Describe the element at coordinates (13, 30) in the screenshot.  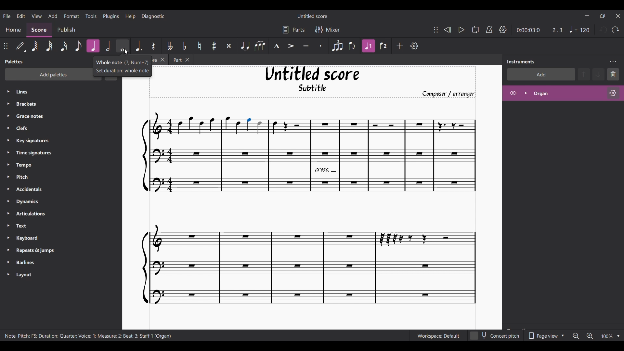
I see `Home section` at that location.